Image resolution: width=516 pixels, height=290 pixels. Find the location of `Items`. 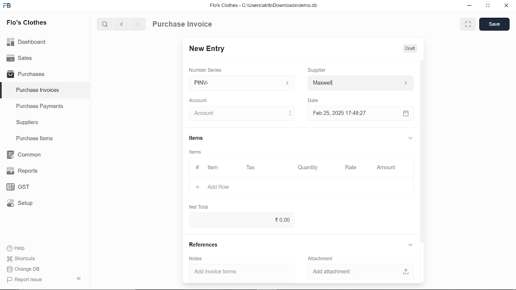

Items is located at coordinates (202, 138).